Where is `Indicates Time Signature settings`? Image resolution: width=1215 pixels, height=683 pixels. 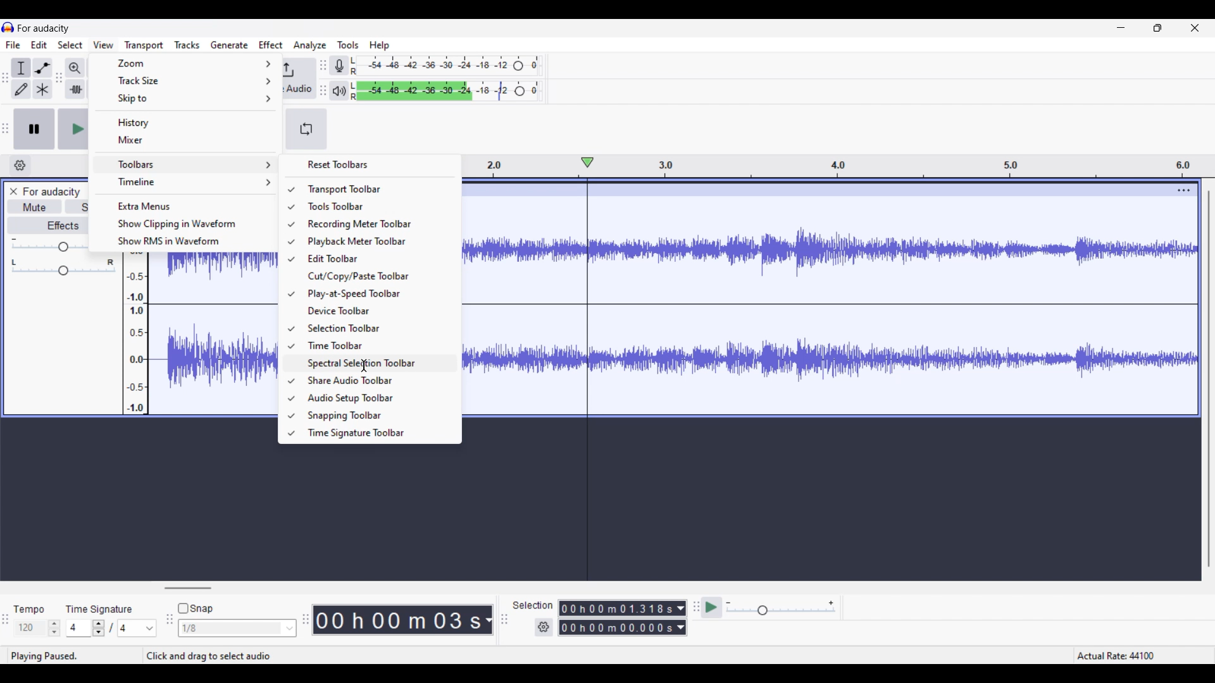 Indicates Time Signature settings is located at coordinates (99, 609).